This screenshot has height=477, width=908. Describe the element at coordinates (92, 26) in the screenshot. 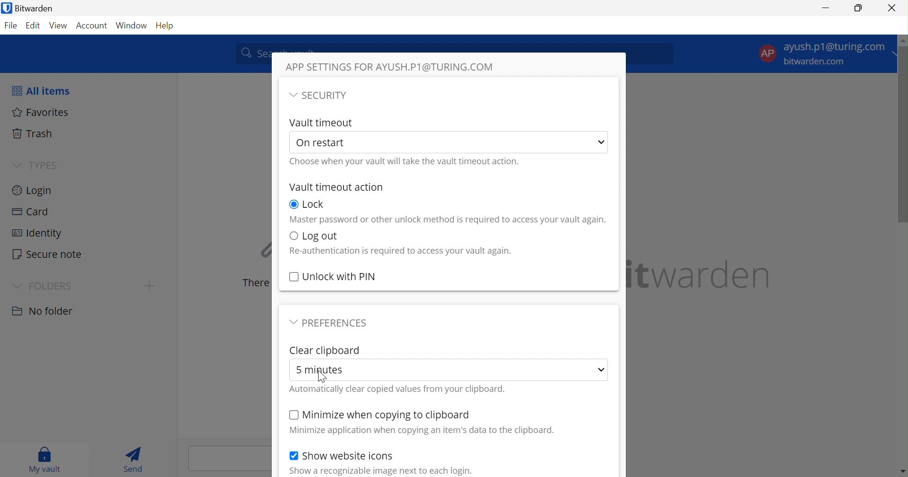

I see `Account` at that location.